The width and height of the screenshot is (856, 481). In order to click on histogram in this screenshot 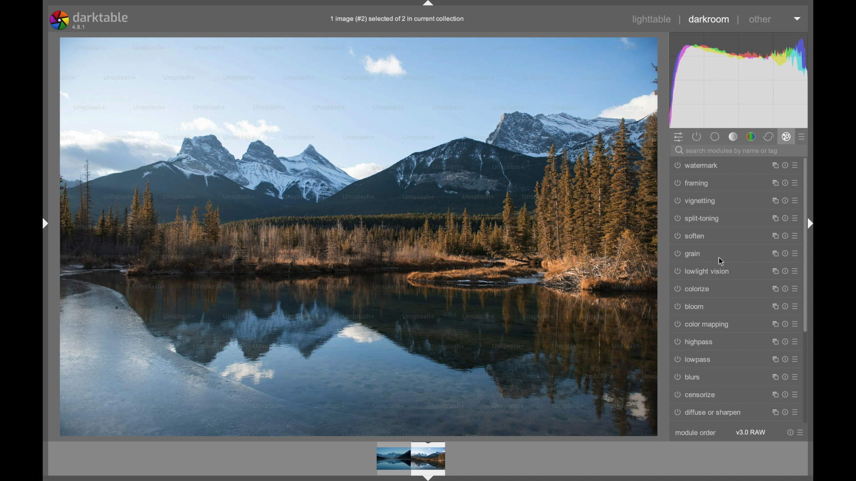, I will do `click(737, 79)`.